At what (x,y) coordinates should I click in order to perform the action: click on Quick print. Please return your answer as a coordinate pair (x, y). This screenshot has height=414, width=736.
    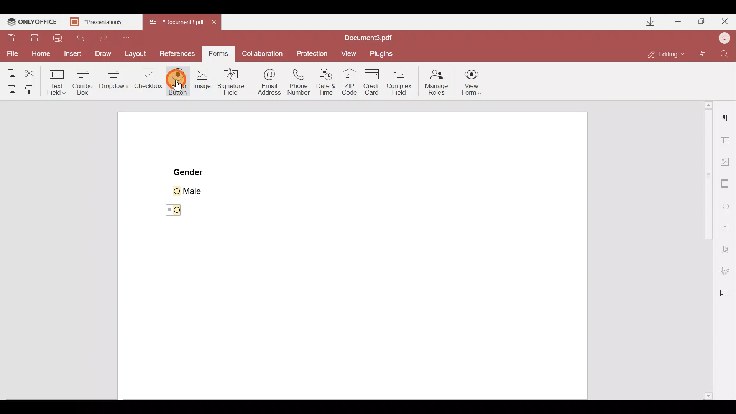
    Looking at the image, I should click on (61, 37).